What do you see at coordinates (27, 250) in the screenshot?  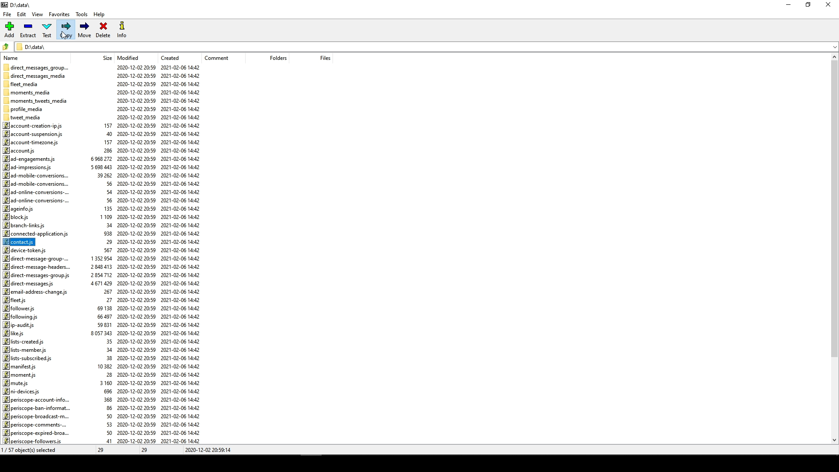 I see `device-token.js` at bounding box center [27, 250].